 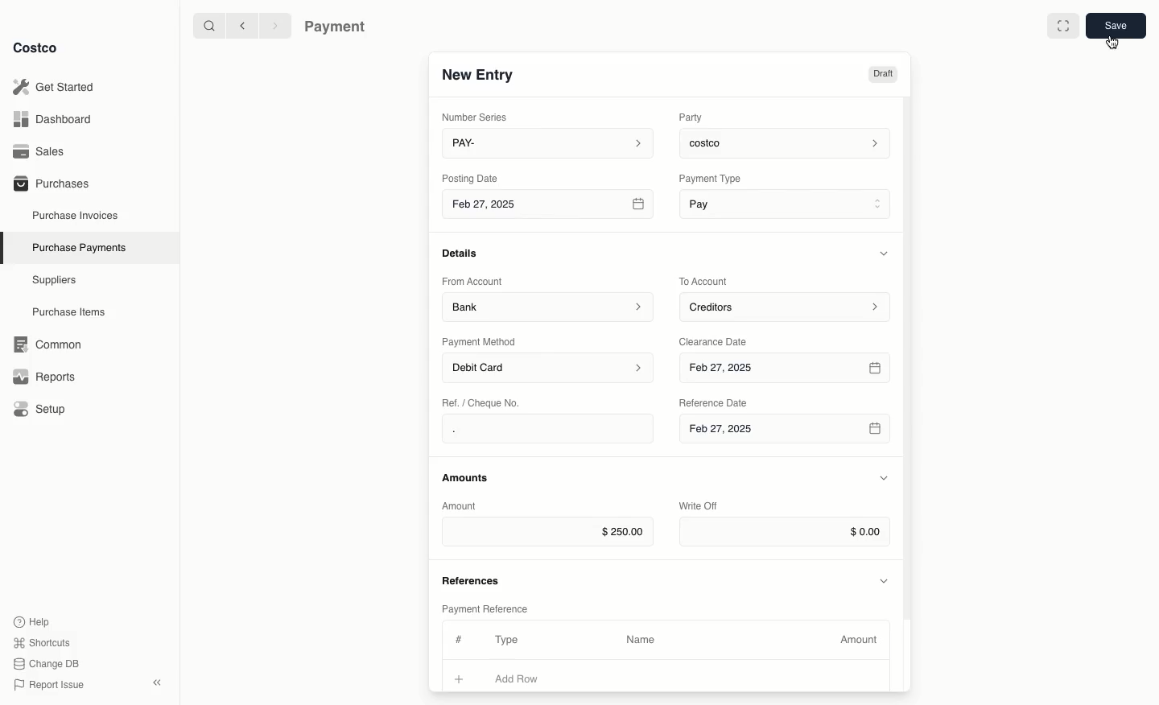 I want to click on Feb 27, 2025, so click(x=784, y=433).